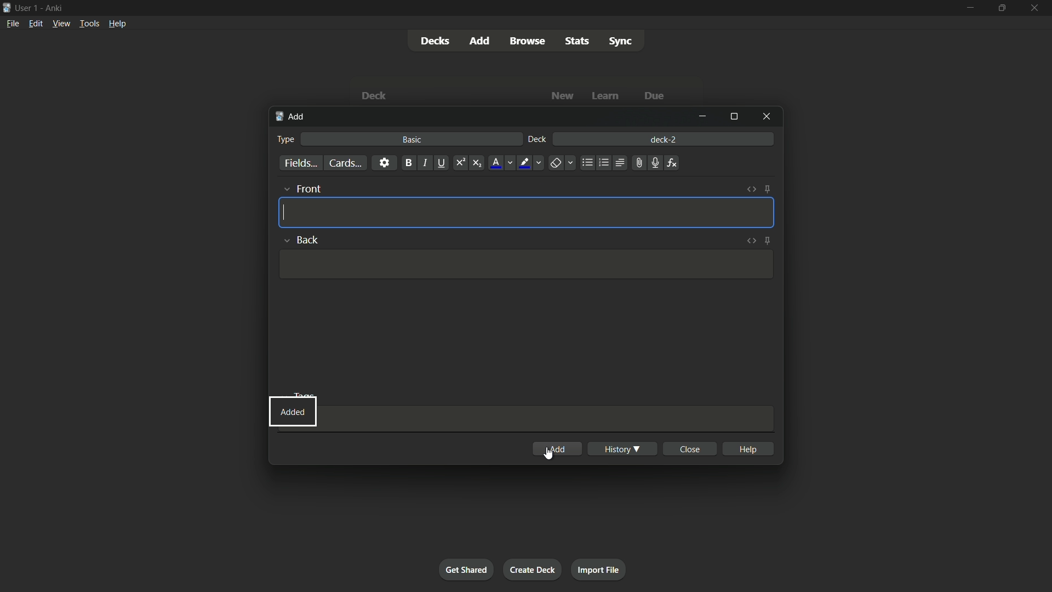 Image resolution: width=1052 pixels, height=592 pixels. Describe the element at coordinates (654, 163) in the screenshot. I see `record audio` at that location.